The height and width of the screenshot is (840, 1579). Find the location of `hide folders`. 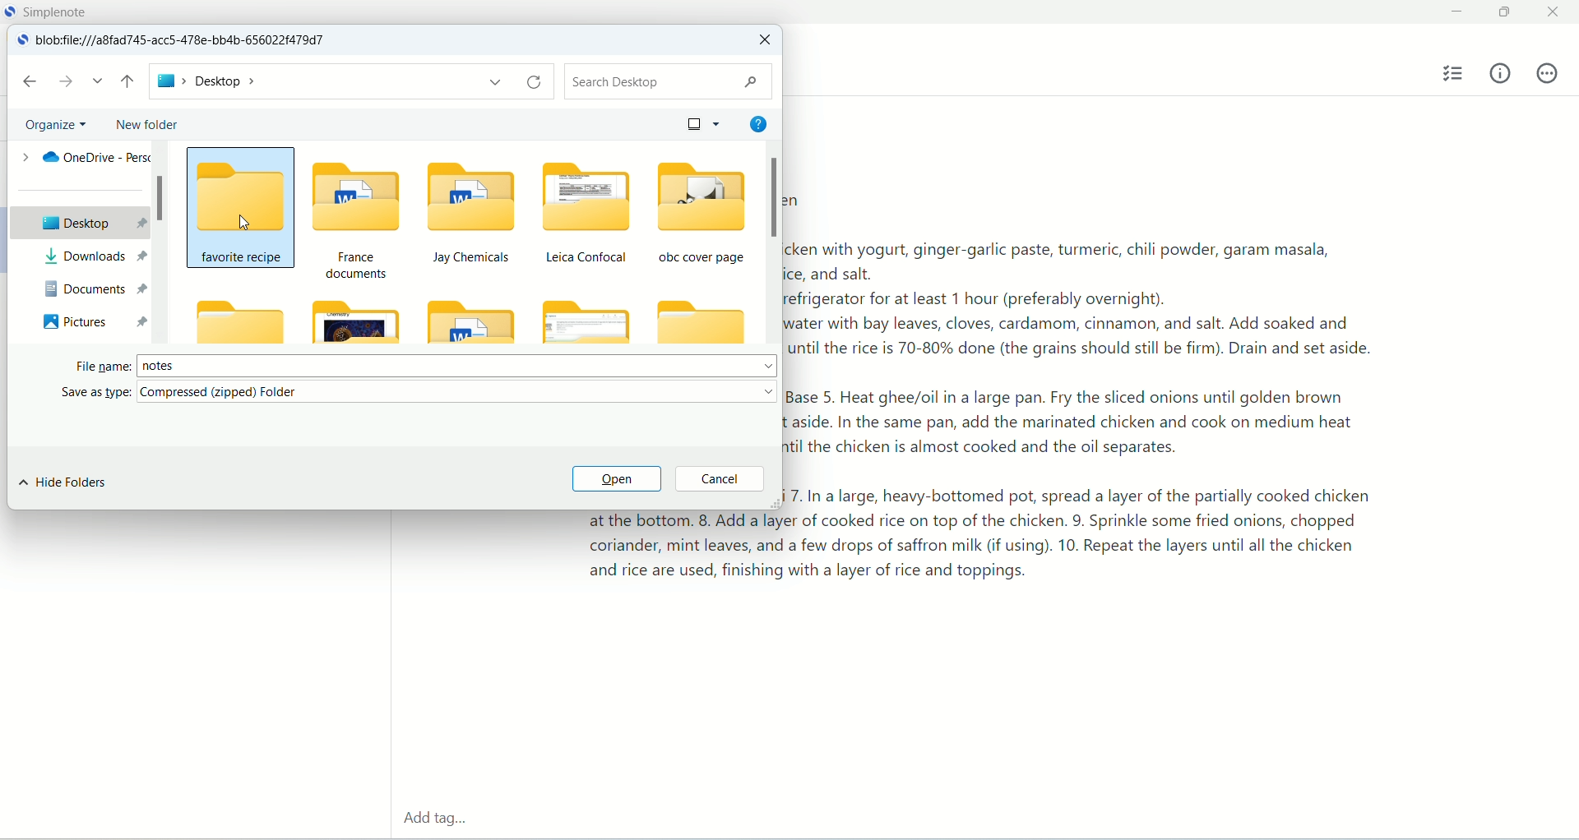

hide folders is located at coordinates (63, 483).